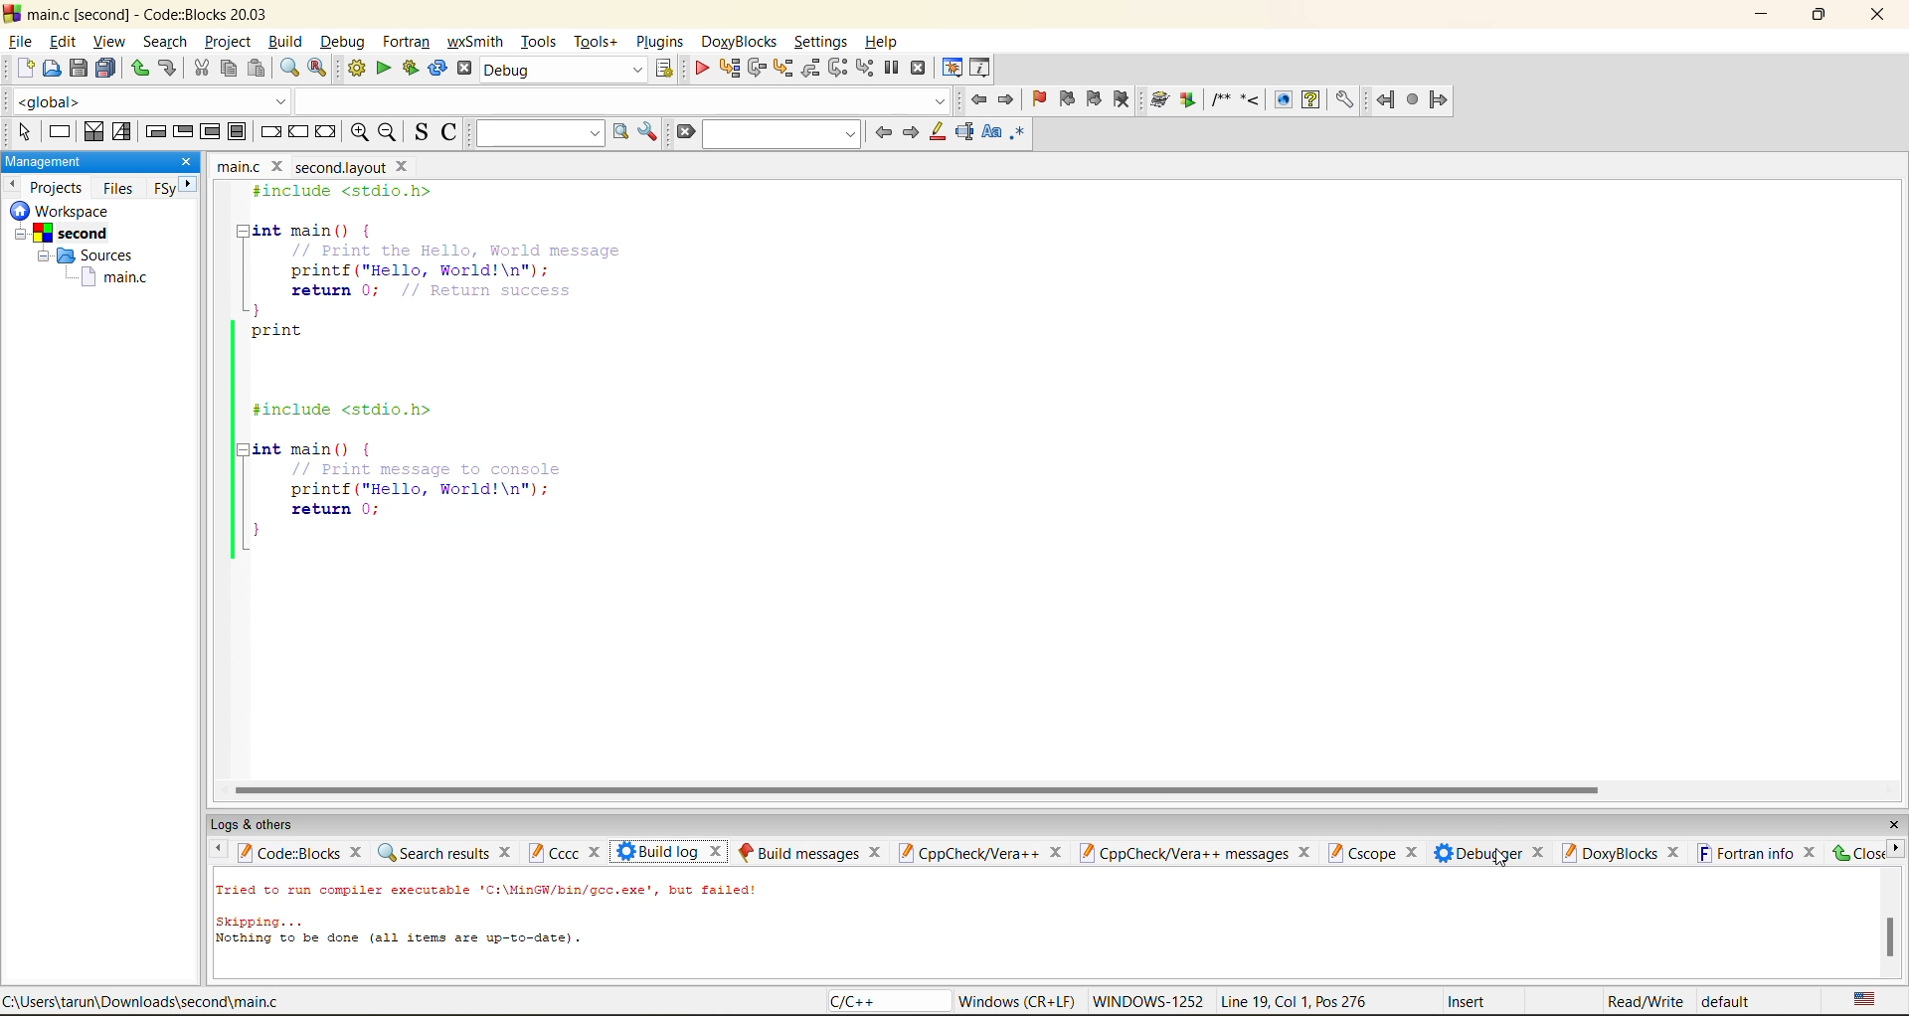 Image resolution: width=1909 pixels, height=1016 pixels. What do you see at coordinates (681, 133) in the screenshot?
I see `clear` at bounding box center [681, 133].